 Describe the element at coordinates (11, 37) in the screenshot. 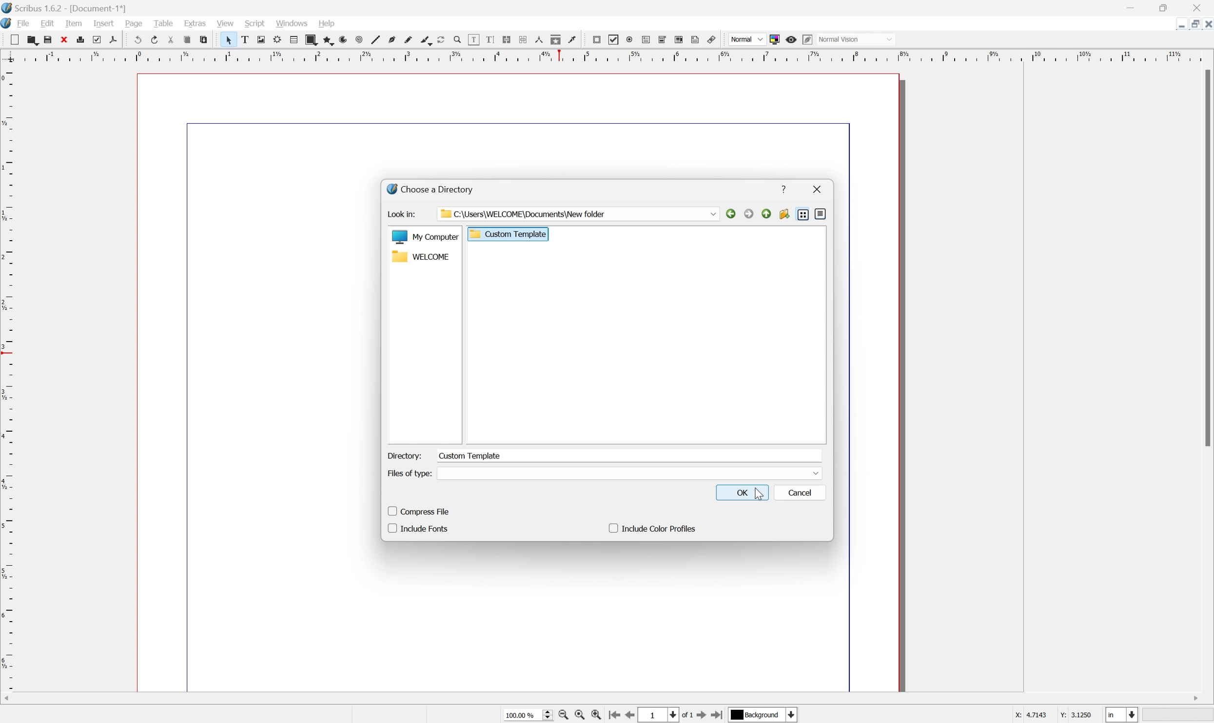

I see `cut` at that location.